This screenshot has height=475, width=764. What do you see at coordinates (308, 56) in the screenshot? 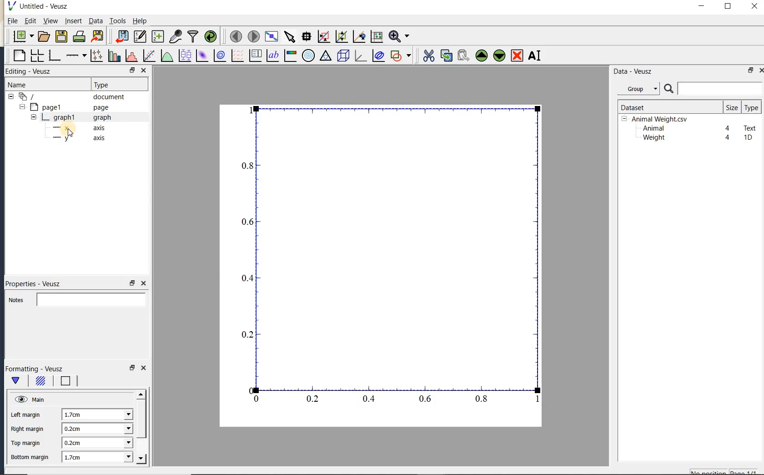
I see `polar graph` at bounding box center [308, 56].